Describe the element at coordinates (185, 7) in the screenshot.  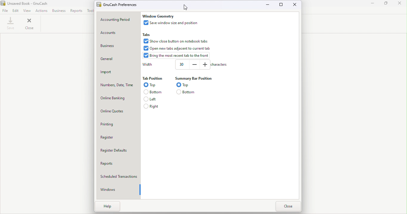
I see `cursor` at that location.